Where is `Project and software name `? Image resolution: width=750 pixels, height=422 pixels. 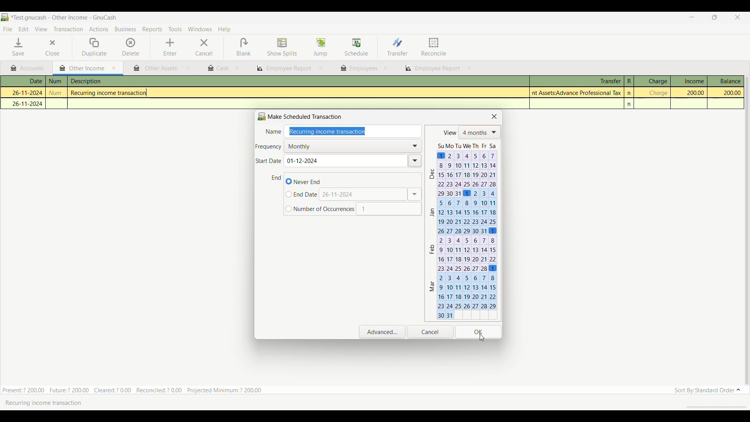 Project and software name  is located at coordinates (64, 18).